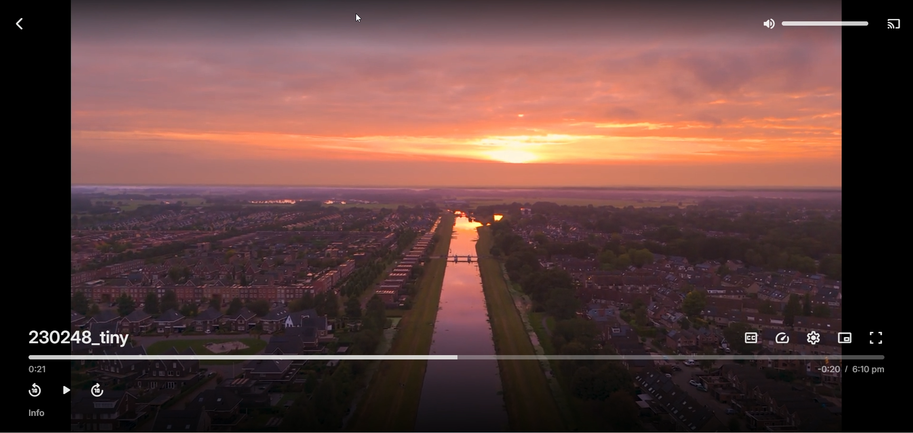 Image resolution: width=913 pixels, height=433 pixels. What do you see at coordinates (894, 25) in the screenshot?
I see `play on another device` at bounding box center [894, 25].